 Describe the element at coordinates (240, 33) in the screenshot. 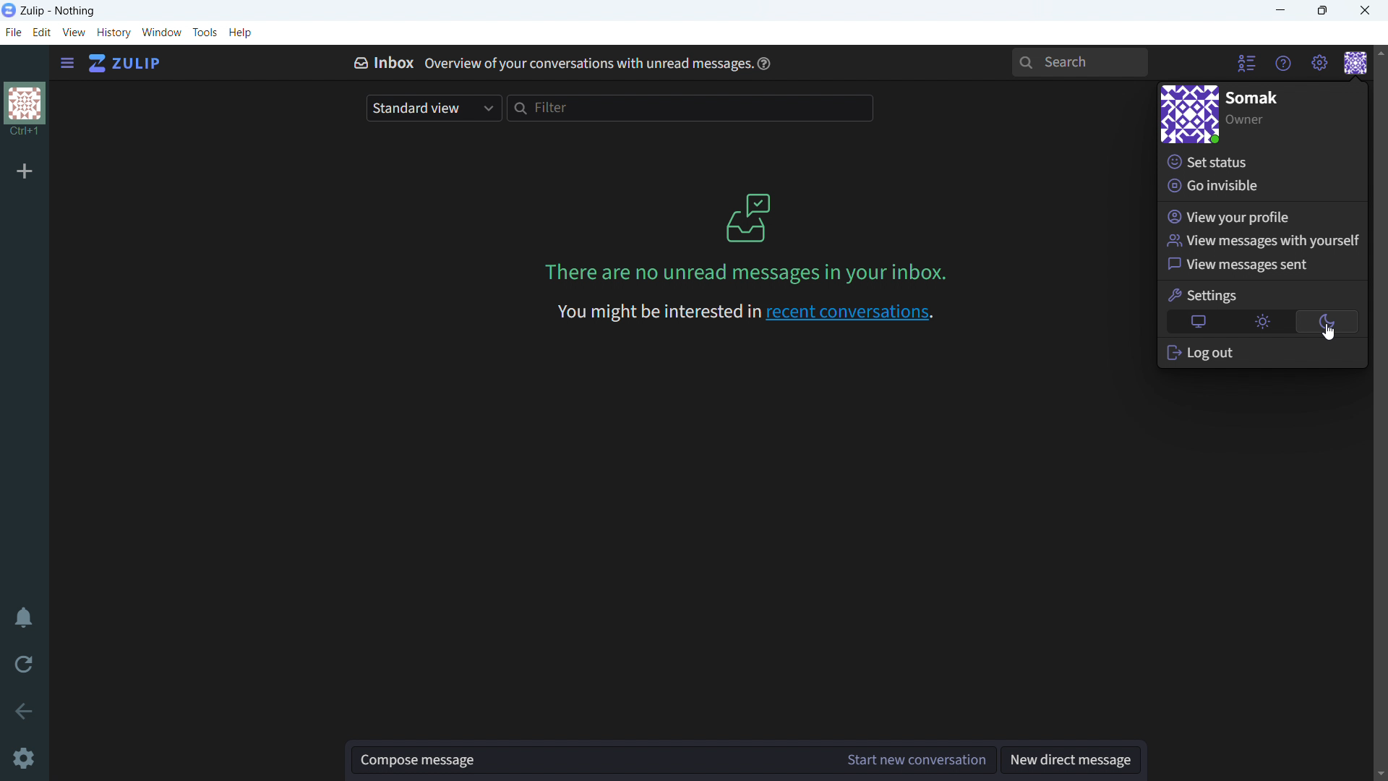

I see `help` at that location.